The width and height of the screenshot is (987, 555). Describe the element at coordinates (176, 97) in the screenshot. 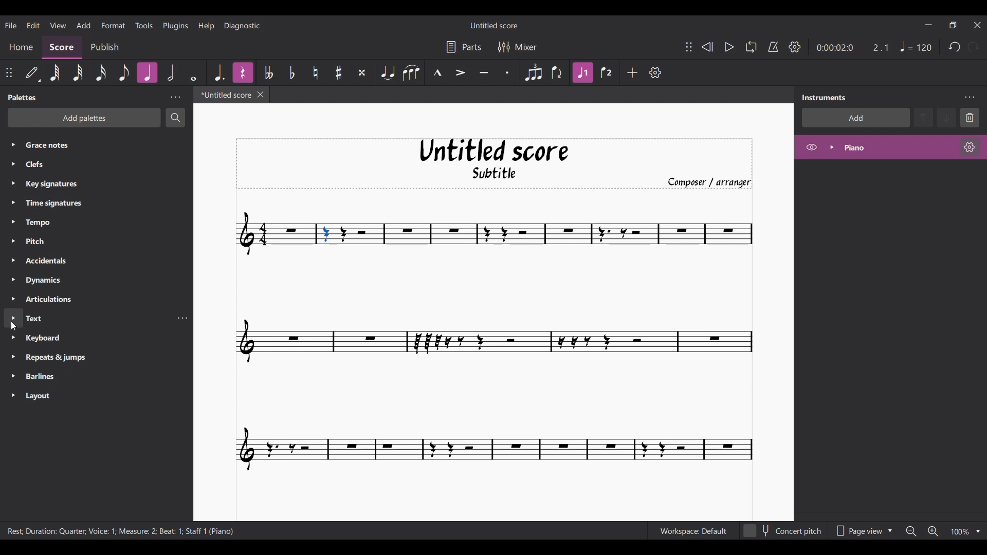

I see `Palette settings` at that location.